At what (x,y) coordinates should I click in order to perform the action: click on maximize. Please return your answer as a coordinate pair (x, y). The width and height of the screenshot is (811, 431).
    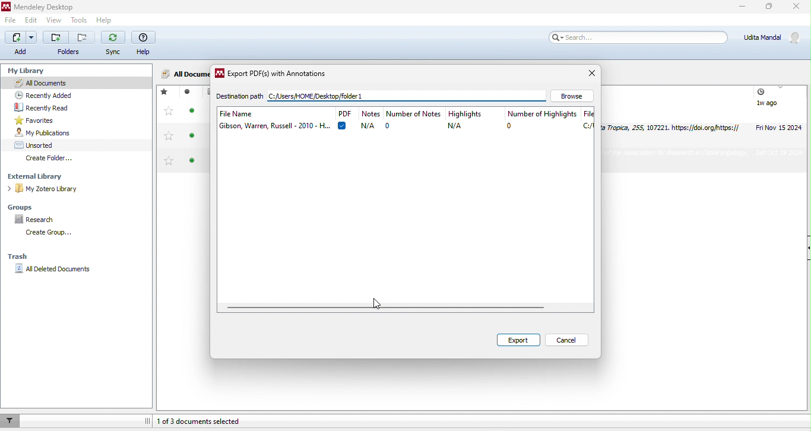
    Looking at the image, I should click on (770, 6).